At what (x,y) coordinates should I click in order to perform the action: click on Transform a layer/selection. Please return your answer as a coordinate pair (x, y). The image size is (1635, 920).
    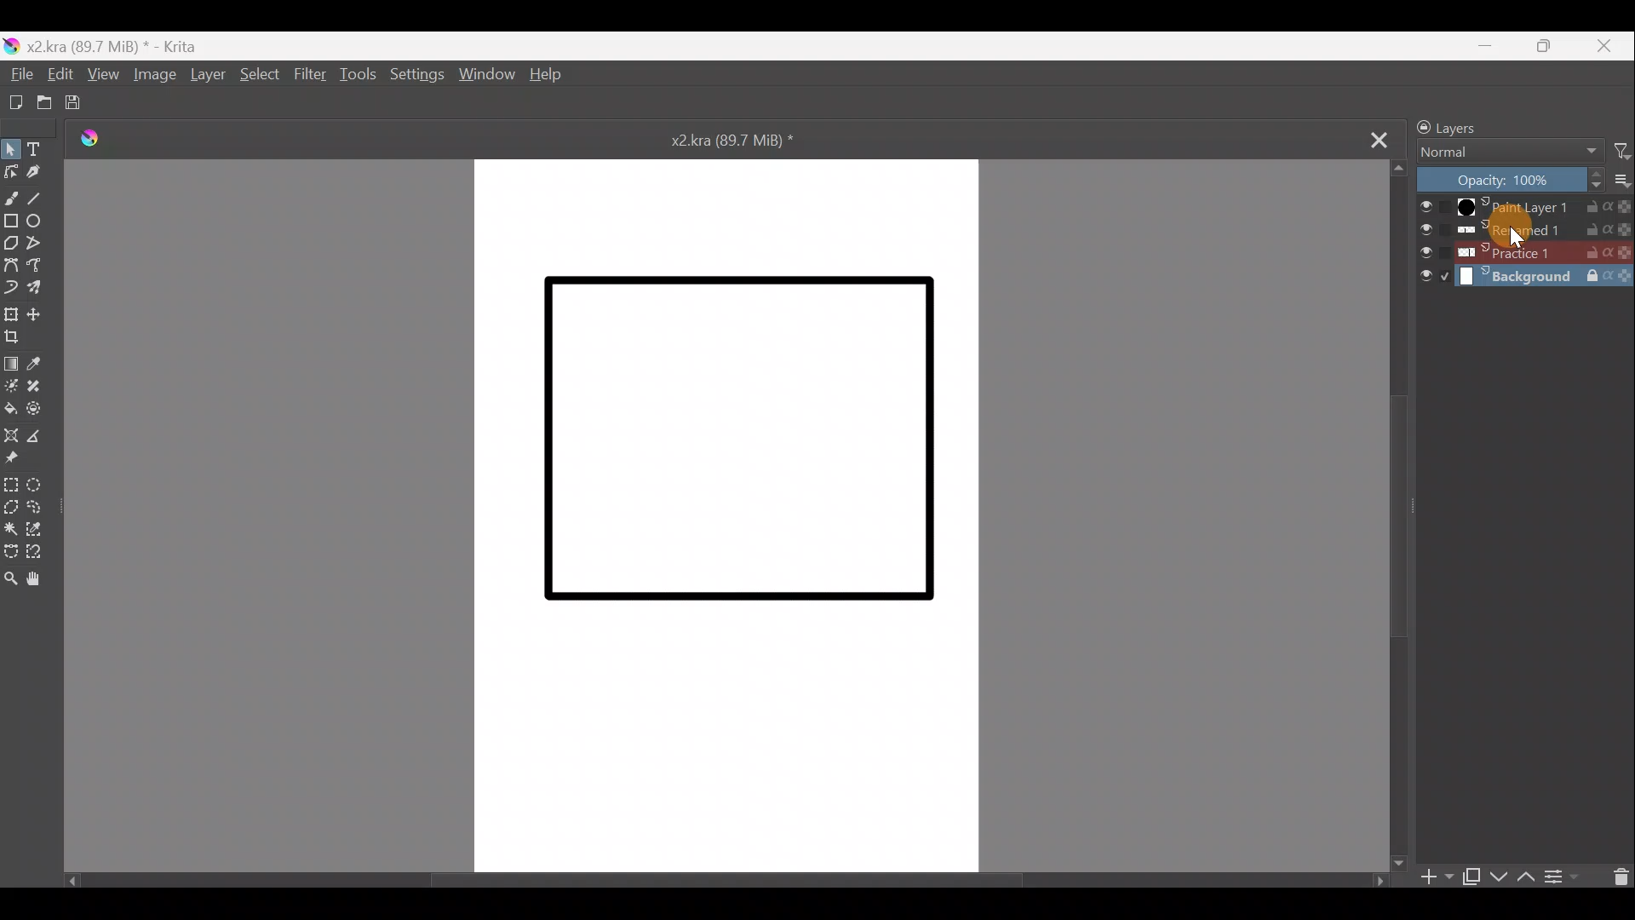
    Looking at the image, I should click on (11, 313).